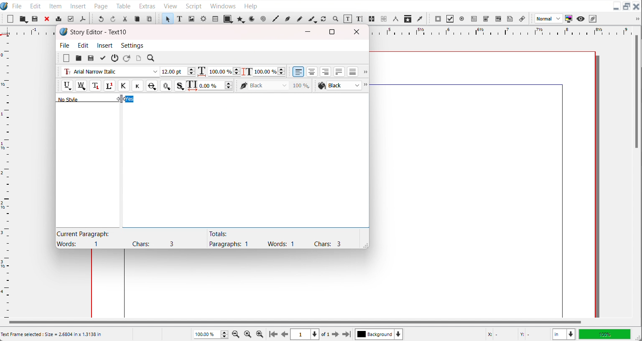  Describe the element at coordinates (499, 19) in the screenshot. I see `PDF List box` at that location.